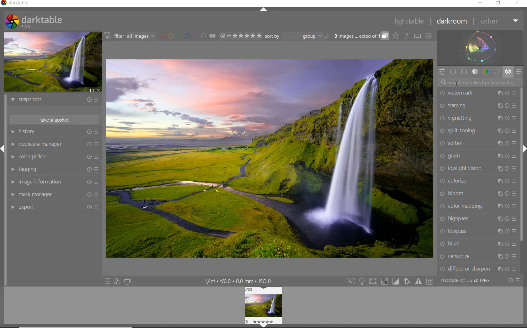 This screenshot has height=328, width=527. Describe the element at coordinates (52, 62) in the screenshot. I see `IMAGE PREVIEW` at that location.